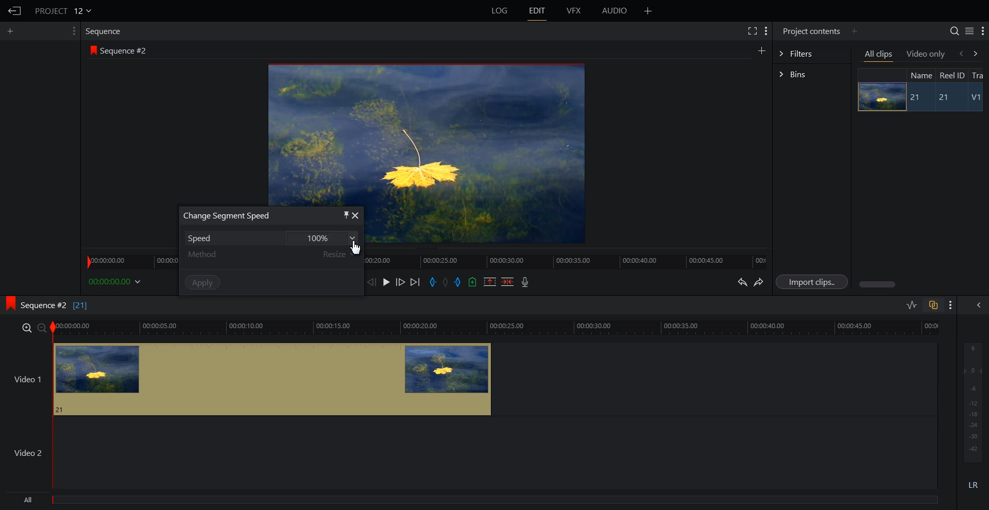 Image resolution: width=989 pixels, height=510 pixels. I want to click on Add panel, so click(854, 31).